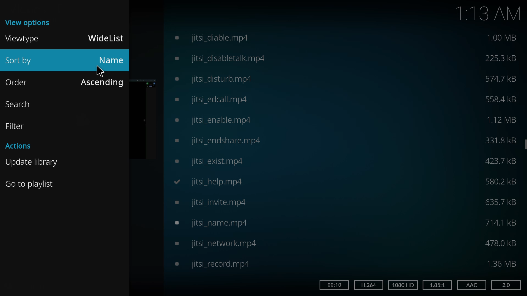 The height and width of the screenshot is (296, 527). What do you see at coordinates (501, 38) in the screenshot?
I see `size` at bounding box center [501, 38].